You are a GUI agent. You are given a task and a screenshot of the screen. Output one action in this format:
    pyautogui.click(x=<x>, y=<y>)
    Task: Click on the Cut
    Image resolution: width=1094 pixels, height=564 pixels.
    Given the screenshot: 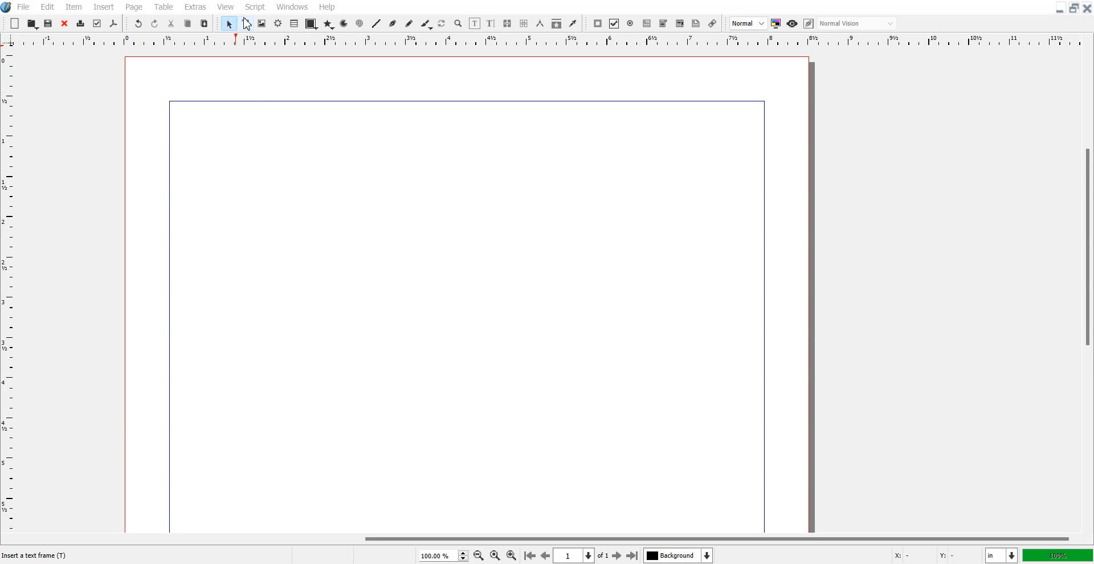 What is the action you would take?
    pyautogui.click(x=171, y=23)
    